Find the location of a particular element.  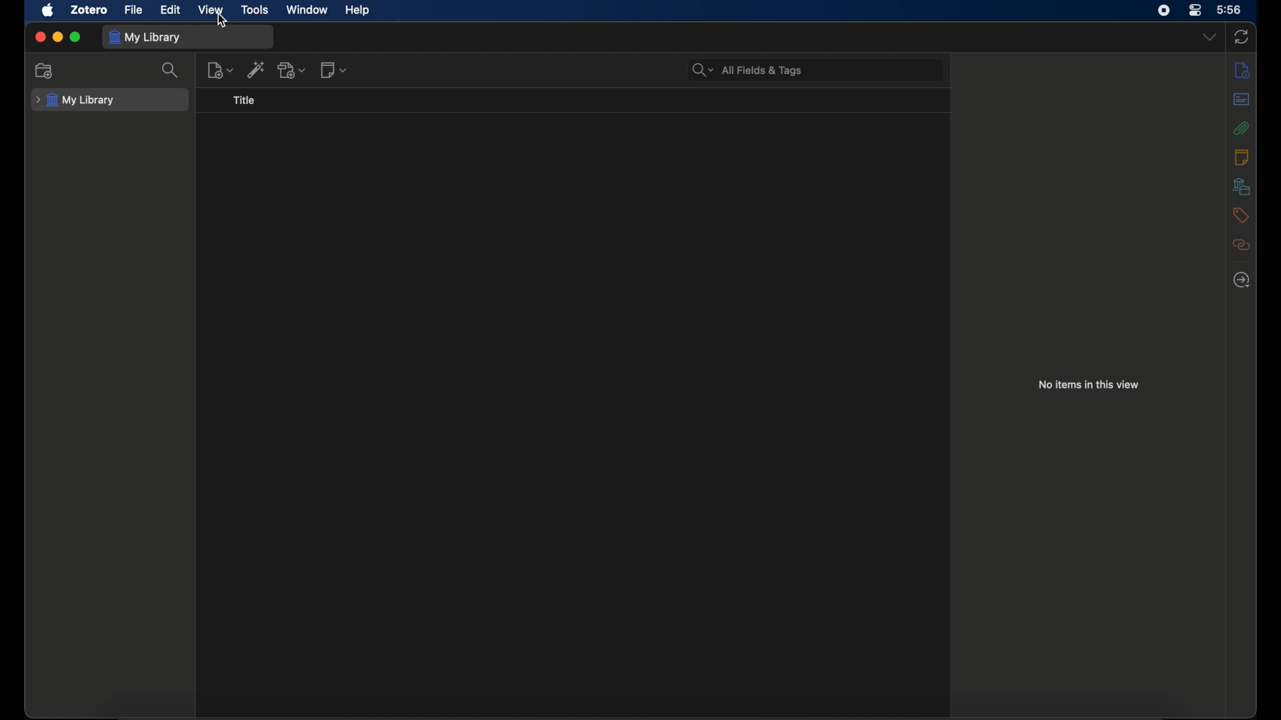

title is located at coordinates (244, 101).